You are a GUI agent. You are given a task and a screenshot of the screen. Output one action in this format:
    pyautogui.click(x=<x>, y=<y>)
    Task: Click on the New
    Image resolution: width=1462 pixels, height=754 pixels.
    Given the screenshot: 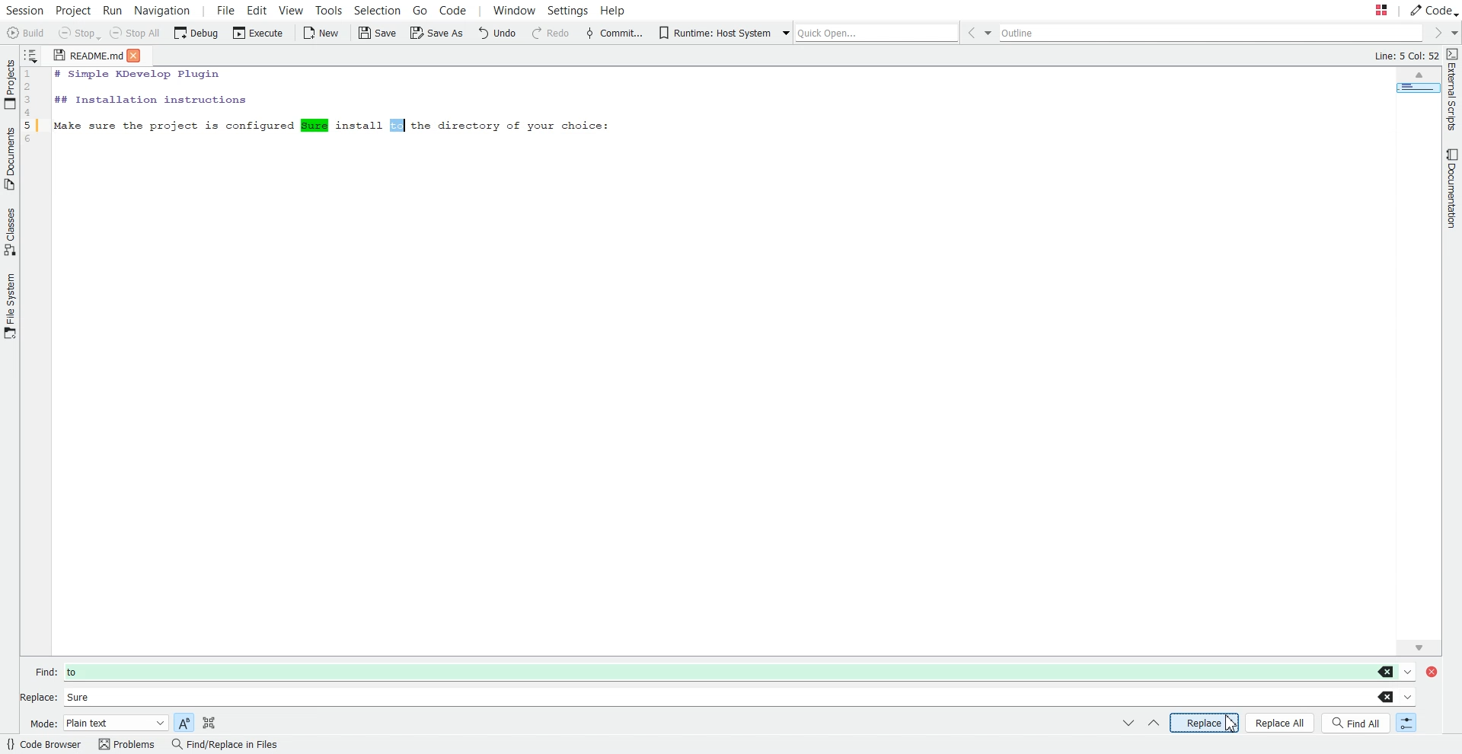 What is the action you would take?
    pyautogui.click(x=322, y=33)
    